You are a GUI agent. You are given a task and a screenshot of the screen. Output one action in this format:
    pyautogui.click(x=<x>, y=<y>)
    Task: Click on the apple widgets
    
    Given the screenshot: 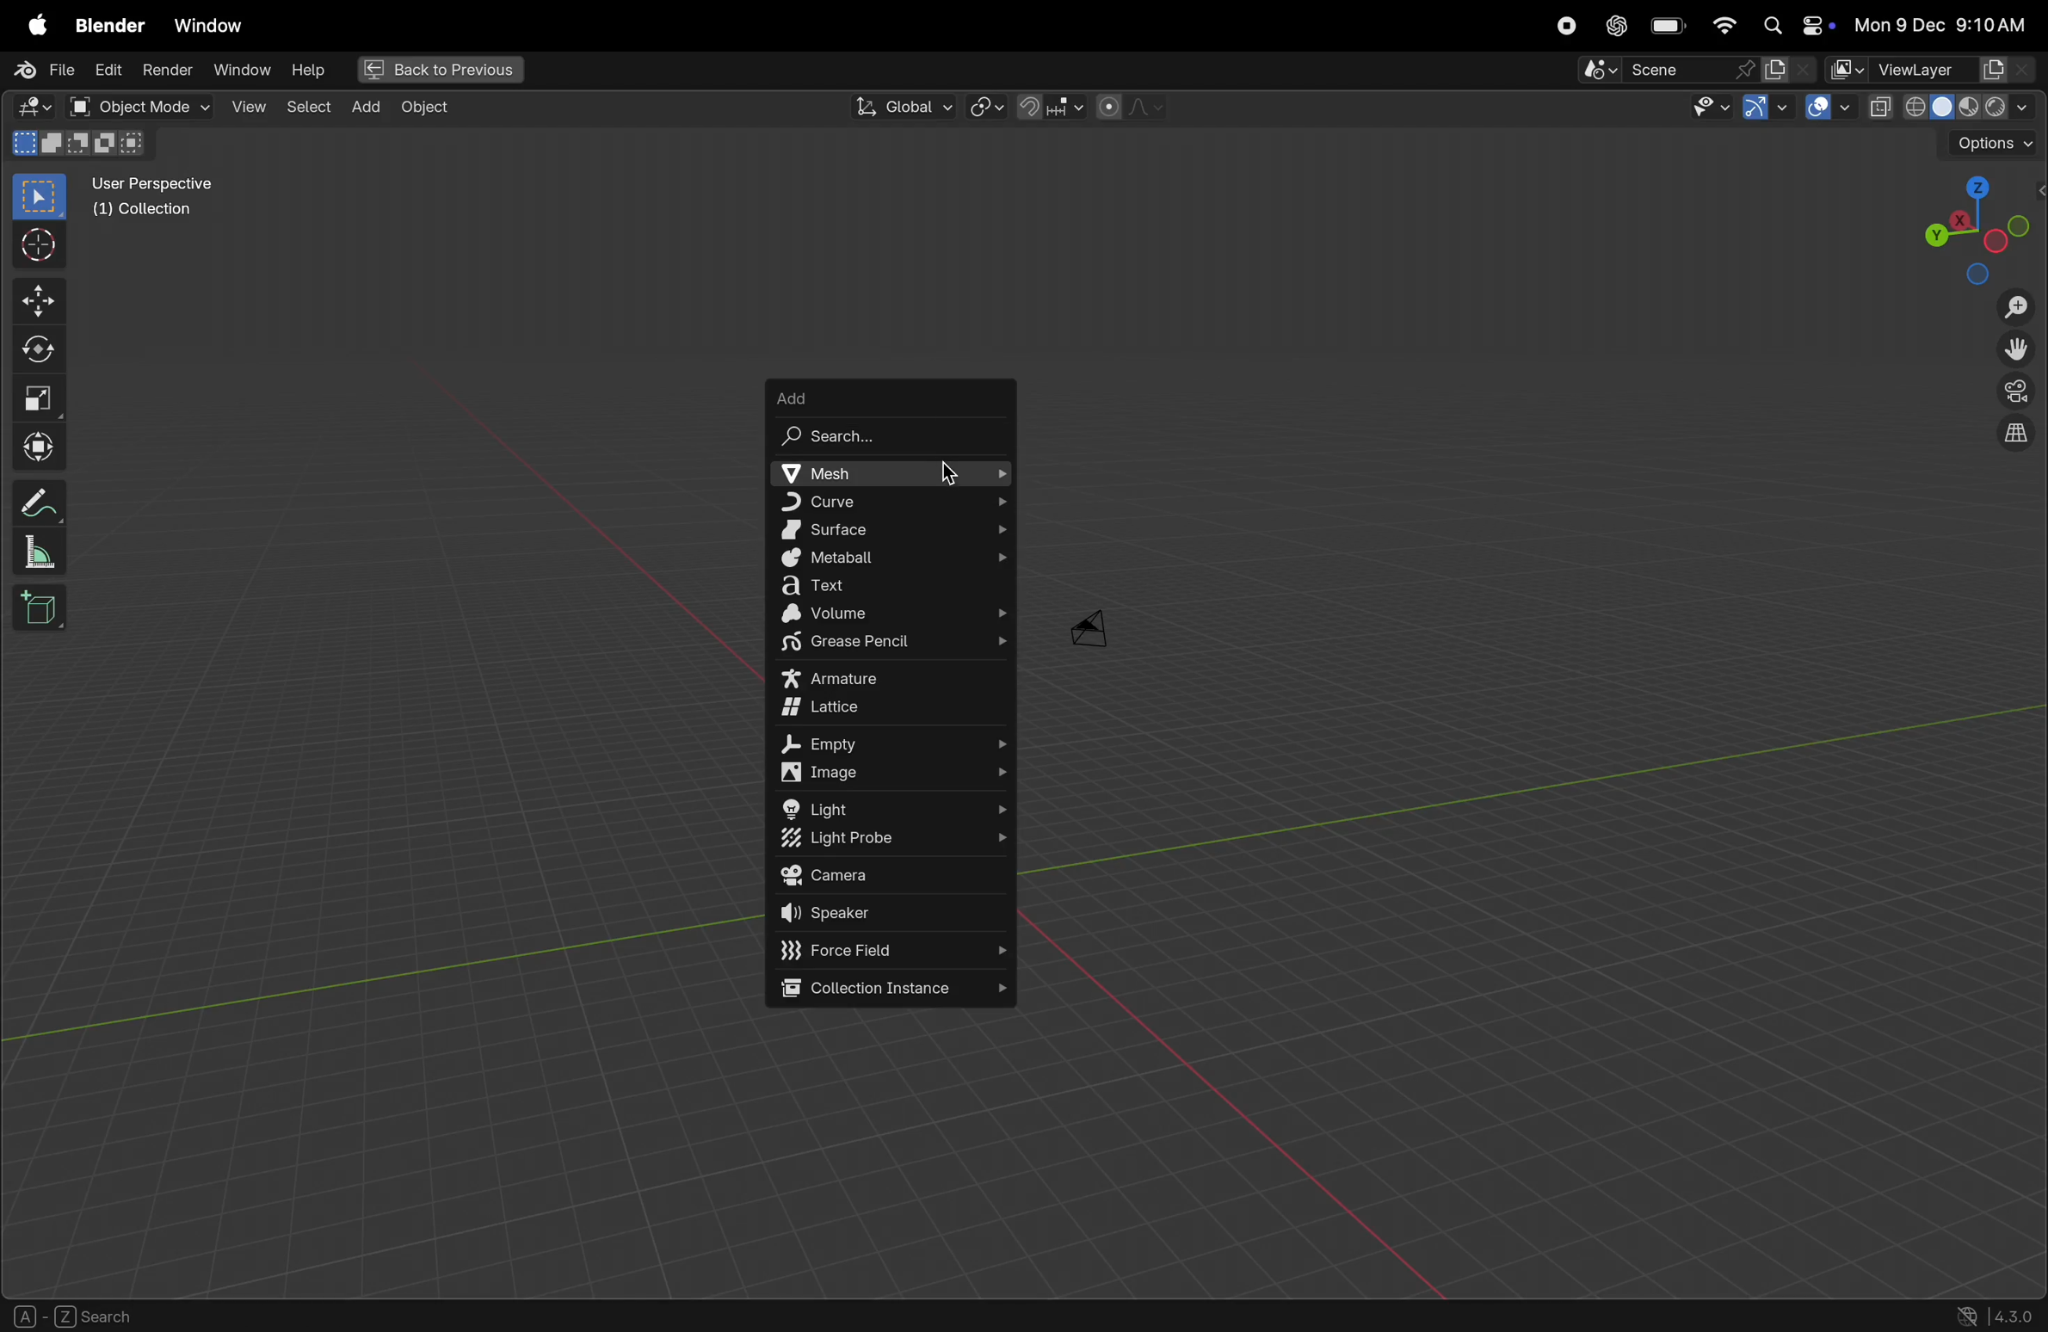 What is the action you would take?
    pyautogui.click(x=1795, y=27)
    